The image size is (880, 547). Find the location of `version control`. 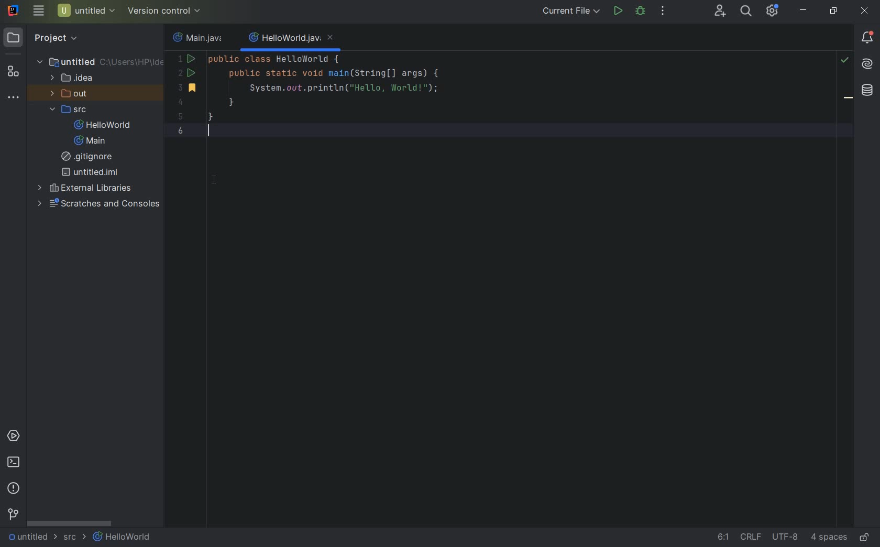

version control is located at coordinates (13, 516).